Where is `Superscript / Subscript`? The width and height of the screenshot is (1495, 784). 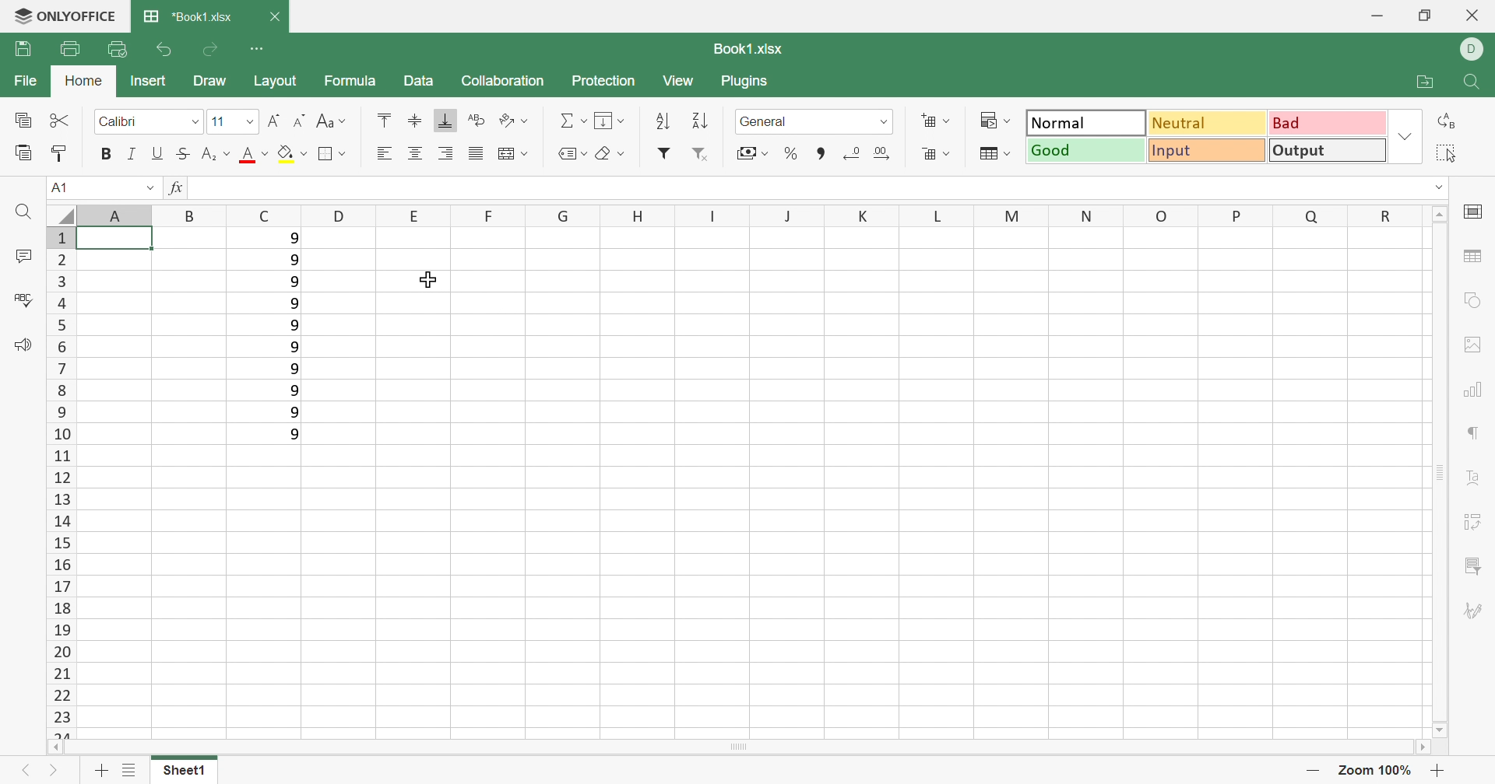 Superscript / Subscript is located at coordinates (213, 155).